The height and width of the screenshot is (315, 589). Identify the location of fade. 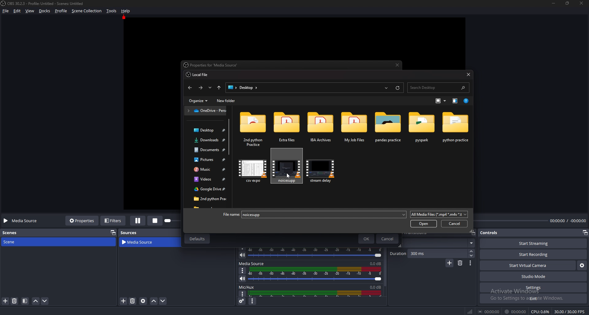
(438, 243).